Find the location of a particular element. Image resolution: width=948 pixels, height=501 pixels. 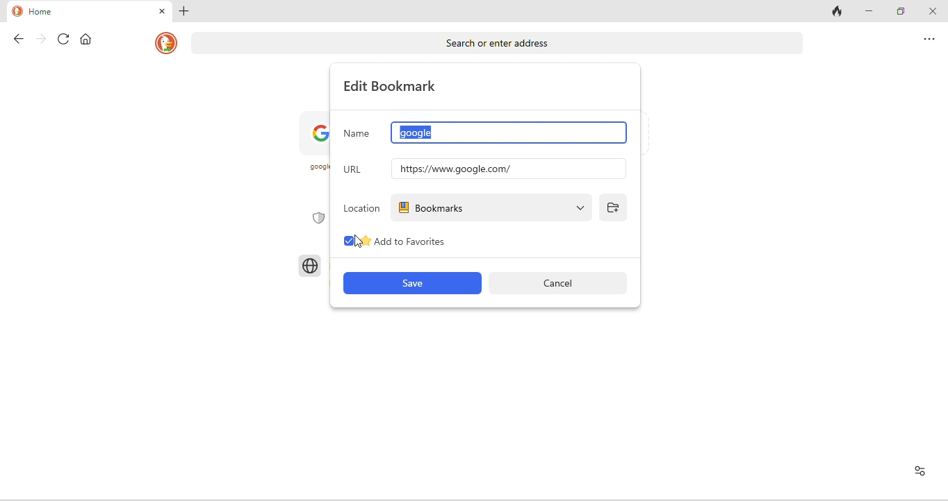

option is located at coordinates (929, 42).